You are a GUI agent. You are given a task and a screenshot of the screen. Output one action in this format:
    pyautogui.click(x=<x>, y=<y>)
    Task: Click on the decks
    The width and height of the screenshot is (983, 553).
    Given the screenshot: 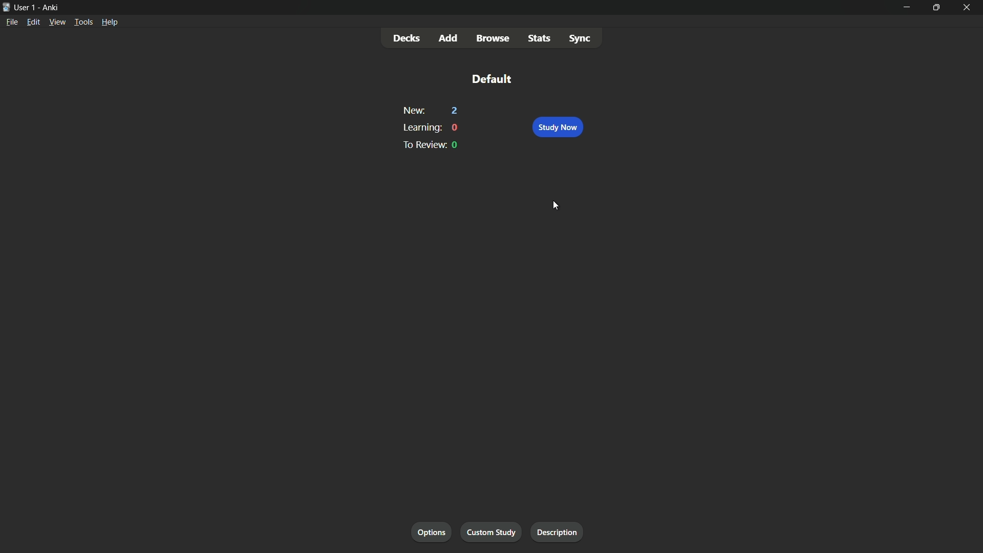 What is the action you would take?
    pyautogui.click(x=407, y=39)
    